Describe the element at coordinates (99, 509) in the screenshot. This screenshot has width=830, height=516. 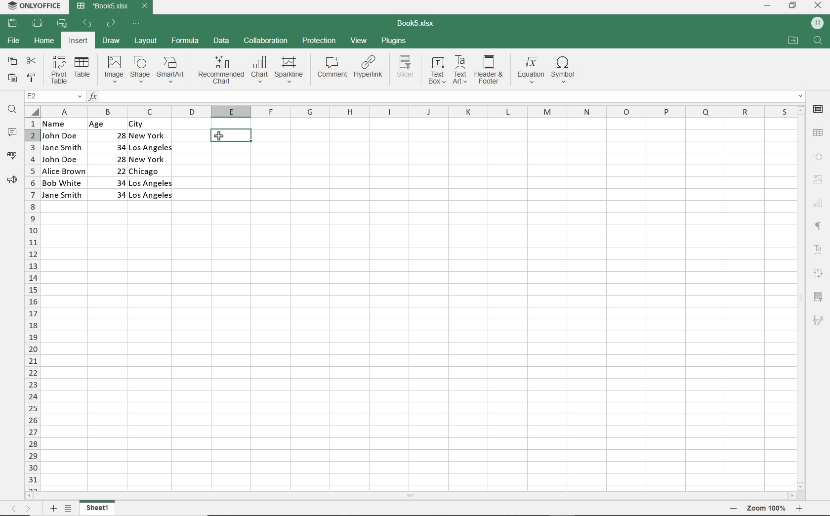
I see `SHEET NAME` at that location.